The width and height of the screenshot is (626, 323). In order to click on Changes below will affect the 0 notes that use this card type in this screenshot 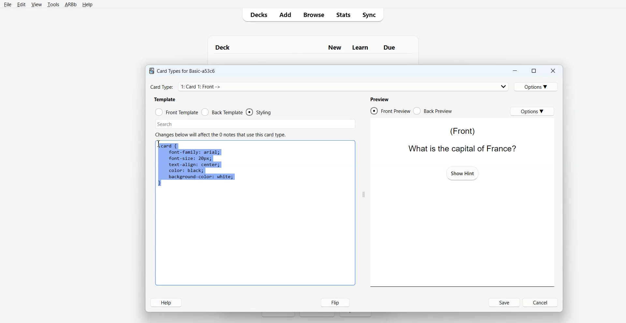, I will do `click(223, 135)`.